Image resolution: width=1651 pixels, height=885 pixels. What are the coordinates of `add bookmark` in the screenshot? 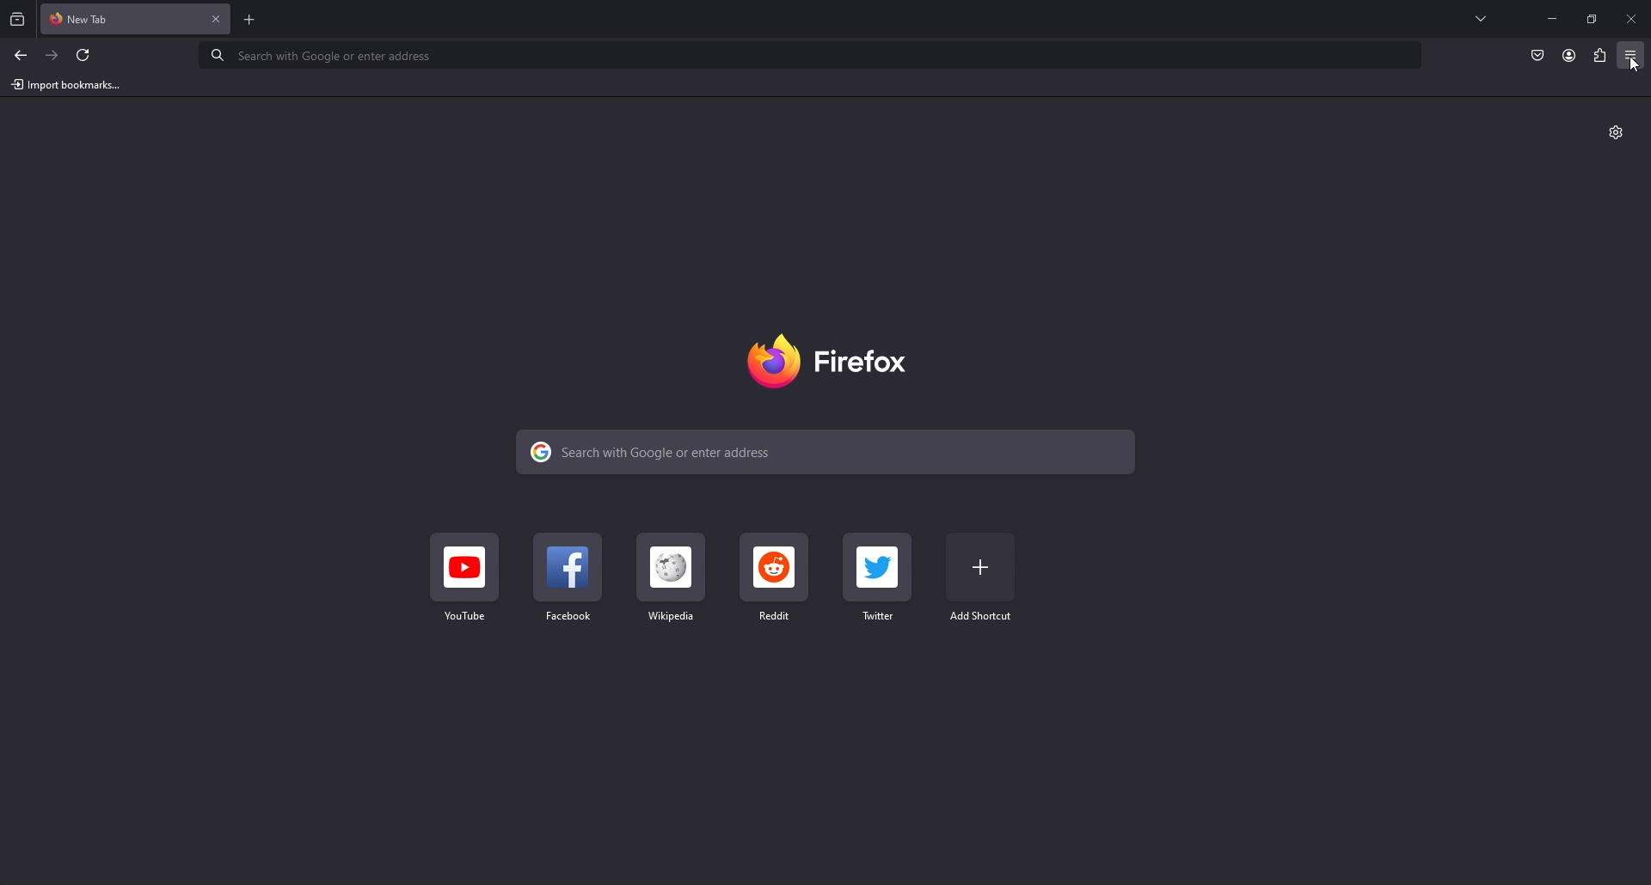 It's located at (982, 577).